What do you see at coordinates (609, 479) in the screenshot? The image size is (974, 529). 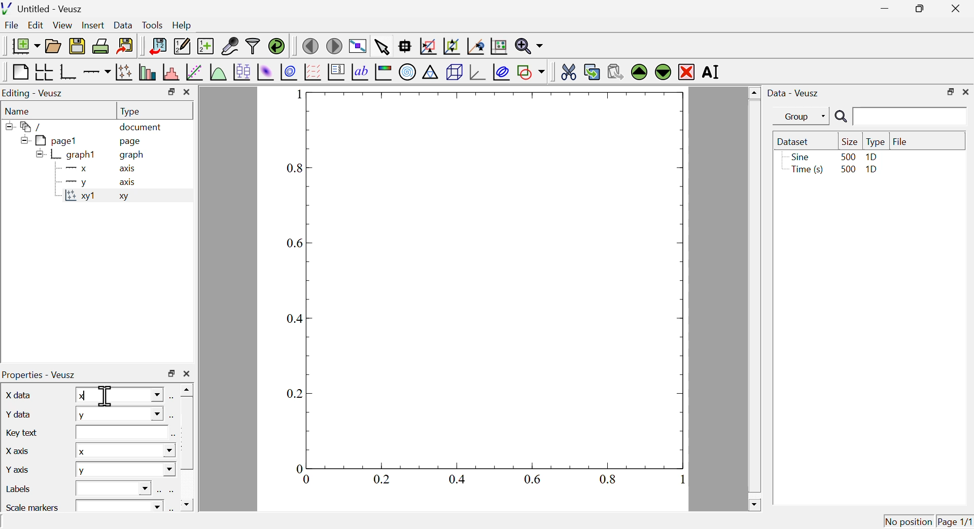 I see `0.8` at bounding box center [609, 479].